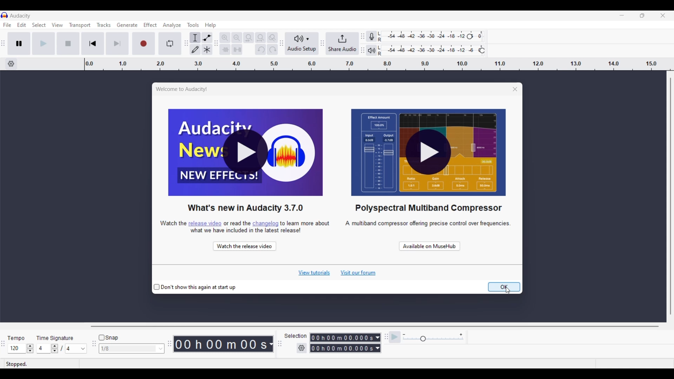 The image size is (674, 379). I want to click on selection, so click(297, 336).